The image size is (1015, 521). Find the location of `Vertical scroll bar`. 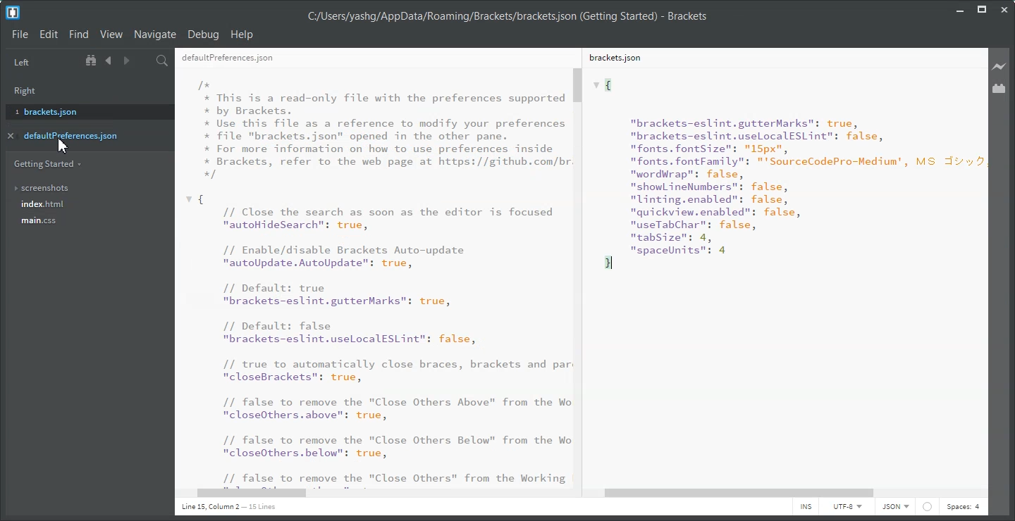

Vertical scroll bar is located at coordinates (983, 266).